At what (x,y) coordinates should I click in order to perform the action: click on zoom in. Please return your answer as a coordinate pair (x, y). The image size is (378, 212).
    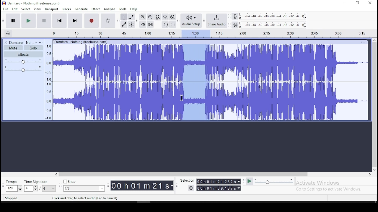
    Looking at the image, I should click on (143, 17).